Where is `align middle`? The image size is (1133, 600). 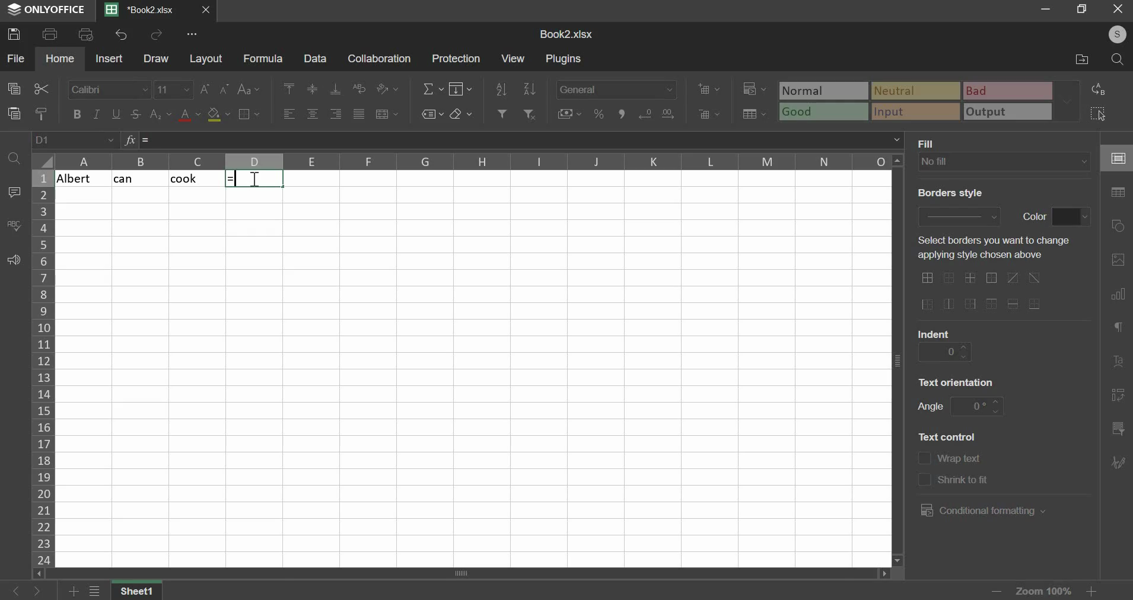
align middle is located at coordinates (314, 89).